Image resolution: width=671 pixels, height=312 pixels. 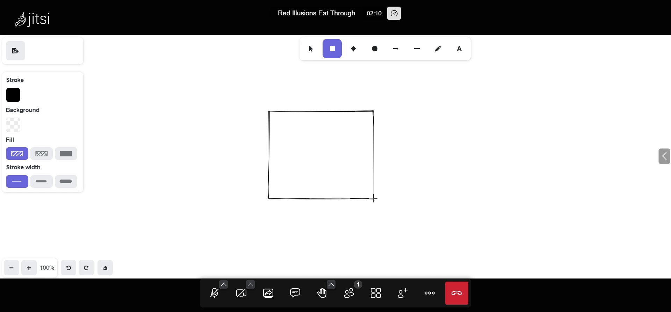 I want to click on zoom in, so click(x=29, y=267).